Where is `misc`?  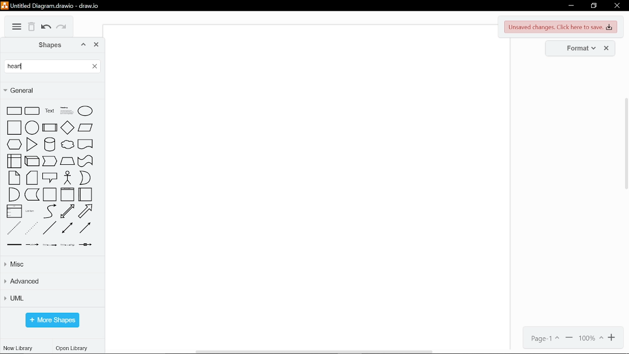
misc is located at coordinates (53, 264).